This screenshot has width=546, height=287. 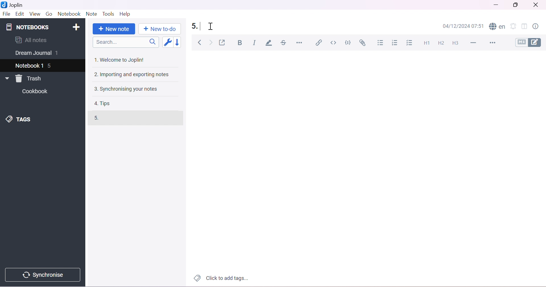 I want to click on Numbered list, so click(x=395, y=43).